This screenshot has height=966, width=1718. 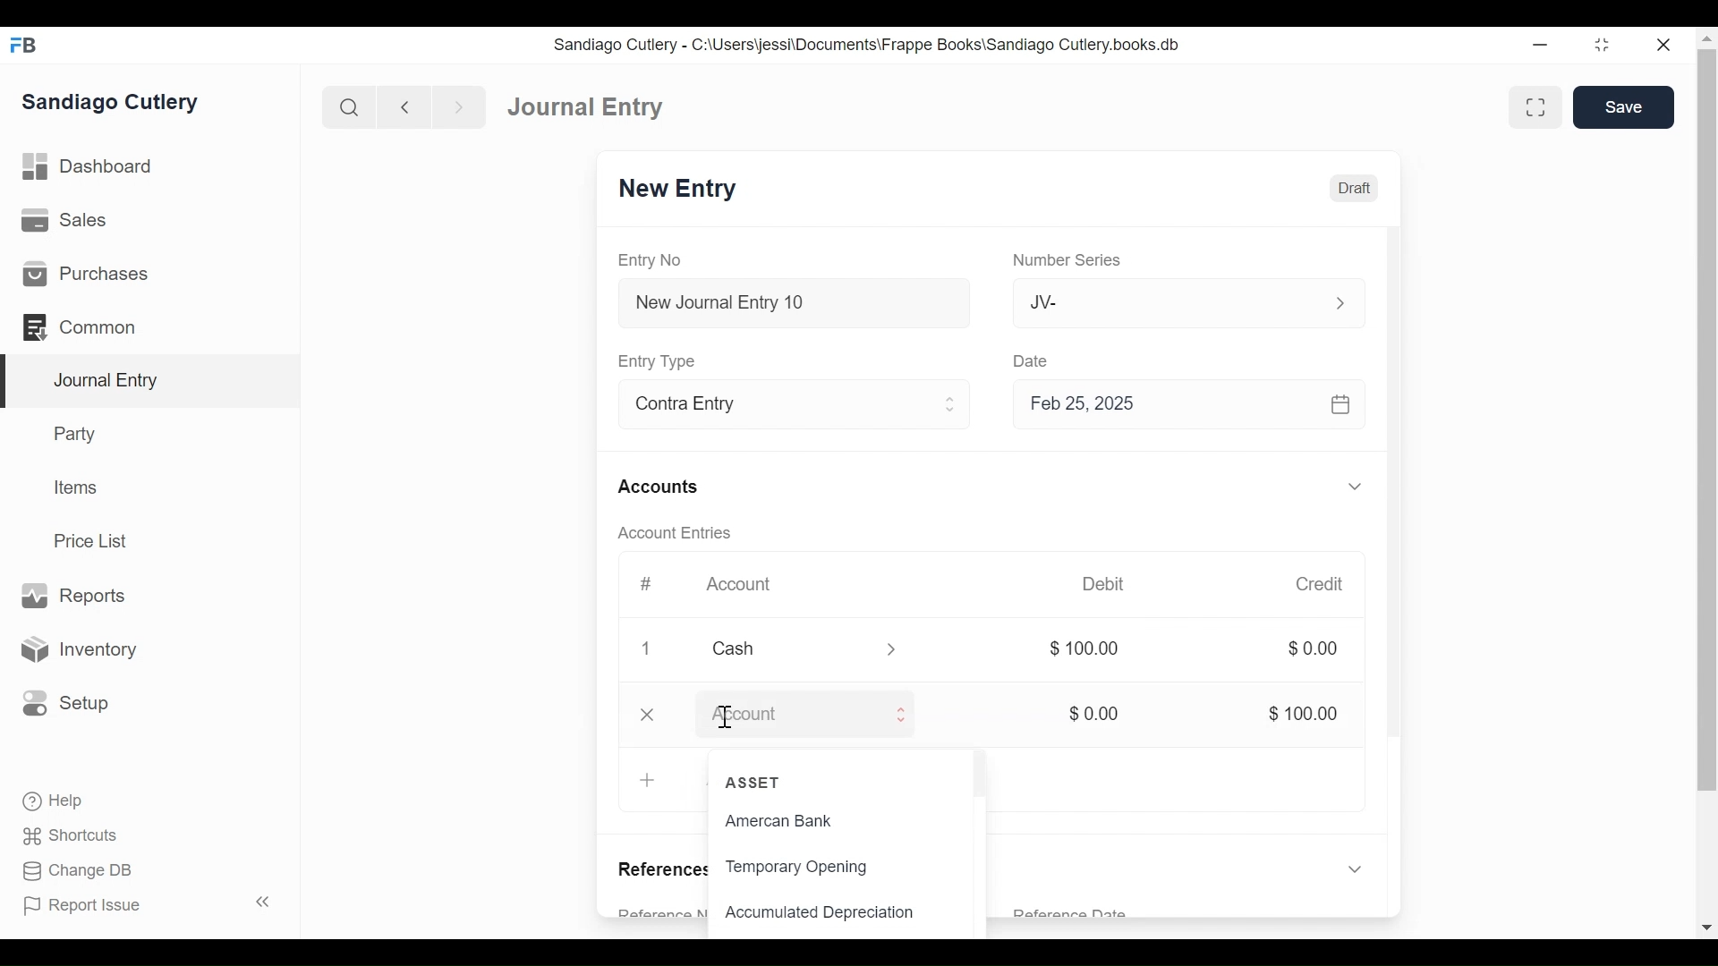 What do you see at coordinates (1665, 44) in the screenshot?
I see `Close` at bounding box center [1665, 44].